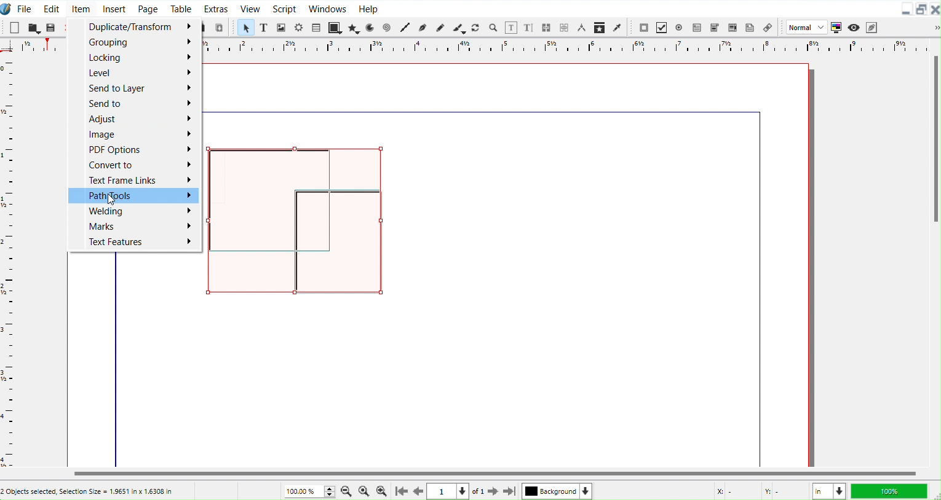 This screenshot has height=500, width=941. Describe the element at coordinates (582, 28) in the screenshot. I see `Measurements` at that location.